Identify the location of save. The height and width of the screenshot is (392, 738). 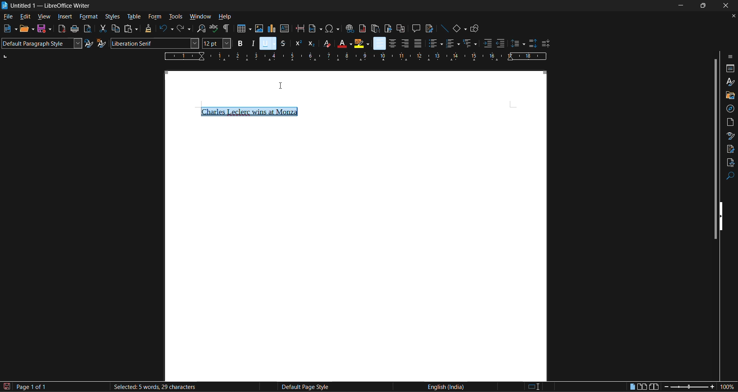
(44, 29).